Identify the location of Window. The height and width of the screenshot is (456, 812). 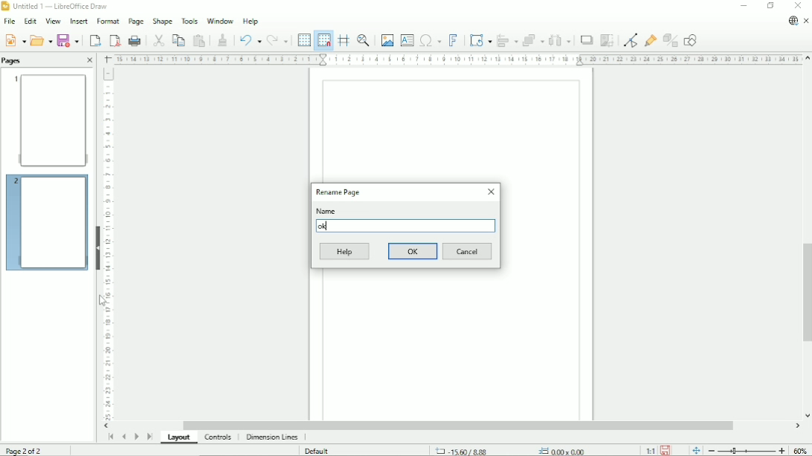
(220, 19).